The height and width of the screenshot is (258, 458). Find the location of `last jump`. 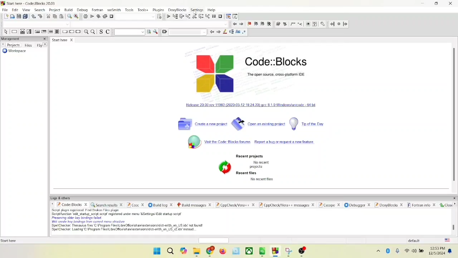

last jump is located at coordinates (339, 24).